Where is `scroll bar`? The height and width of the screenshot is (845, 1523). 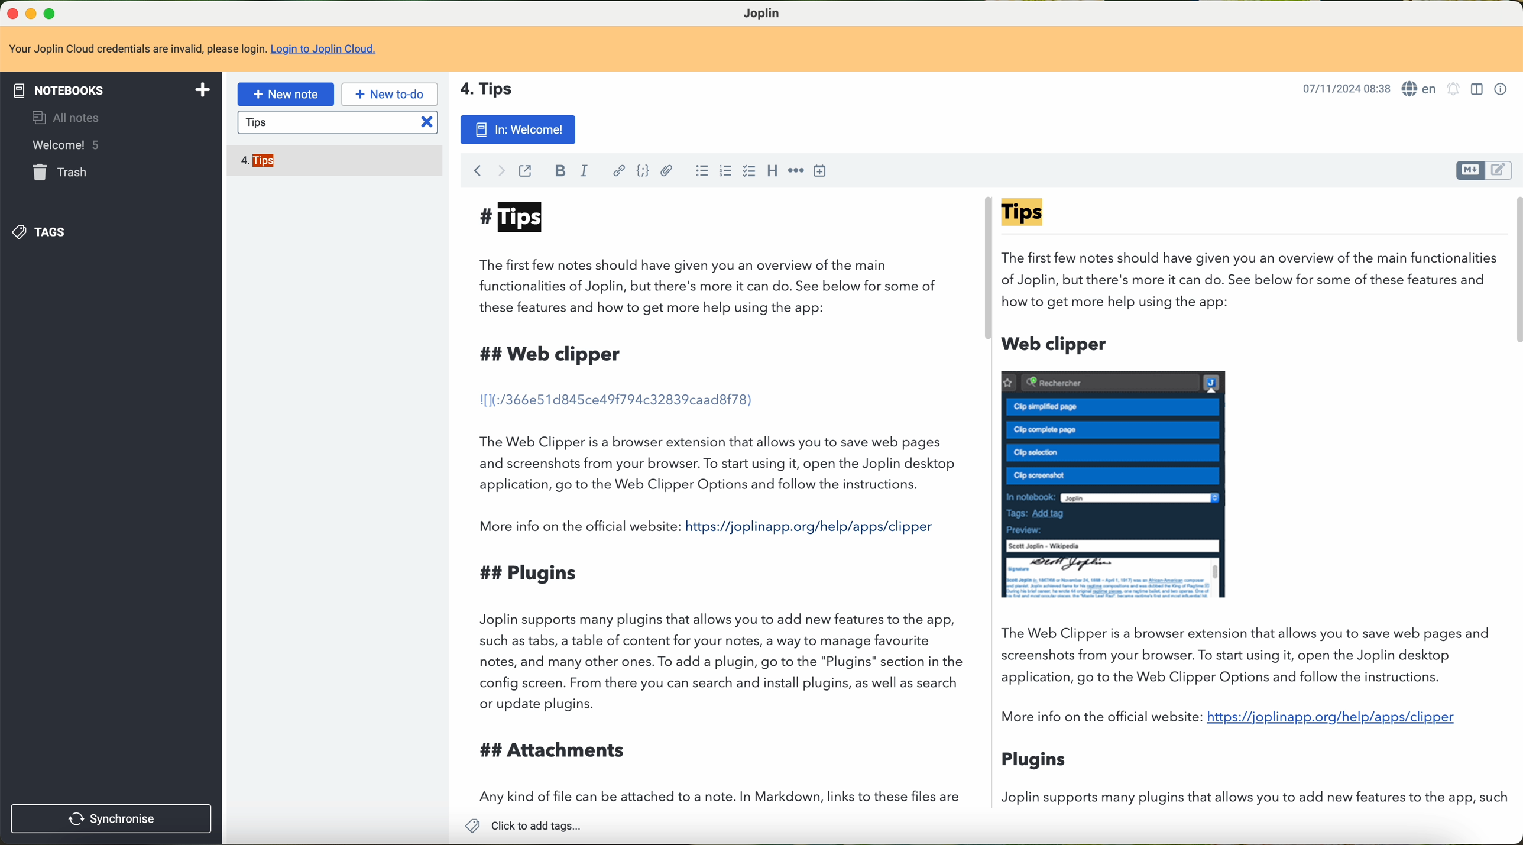
scroll bar is located at coordinates (981, 272).